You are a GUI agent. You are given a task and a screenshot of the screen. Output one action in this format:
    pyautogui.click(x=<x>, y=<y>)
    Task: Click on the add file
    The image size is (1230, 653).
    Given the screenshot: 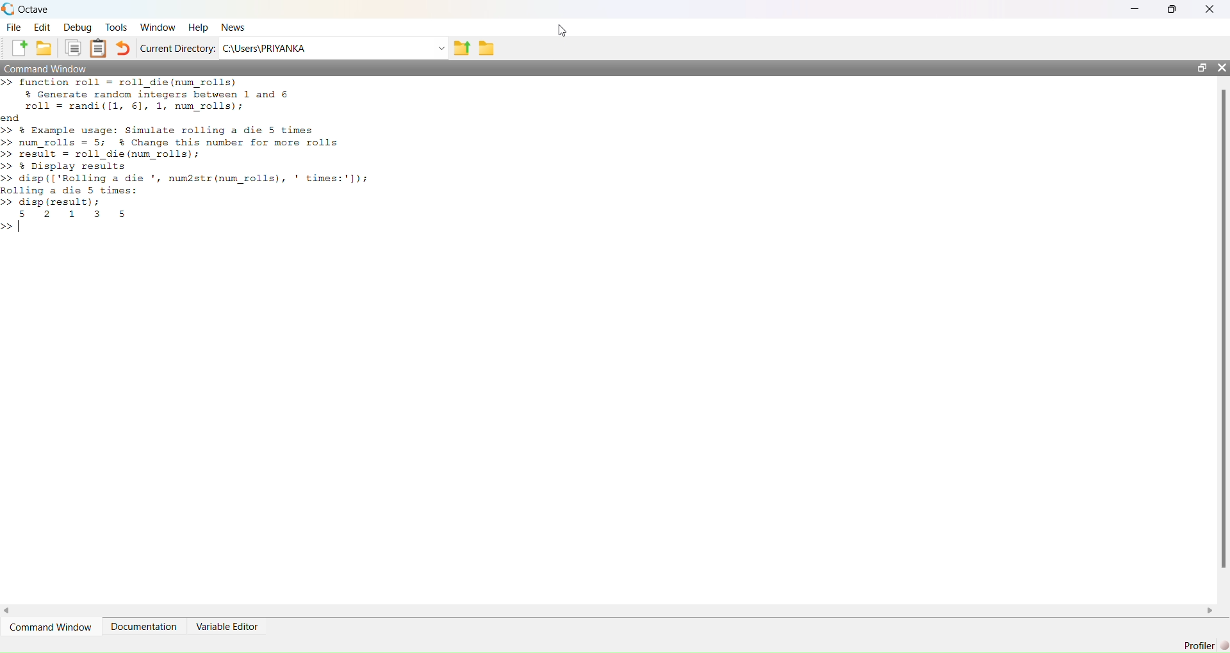 What is the action you would take?
    pyautogui.click(x=20, y=48)
    